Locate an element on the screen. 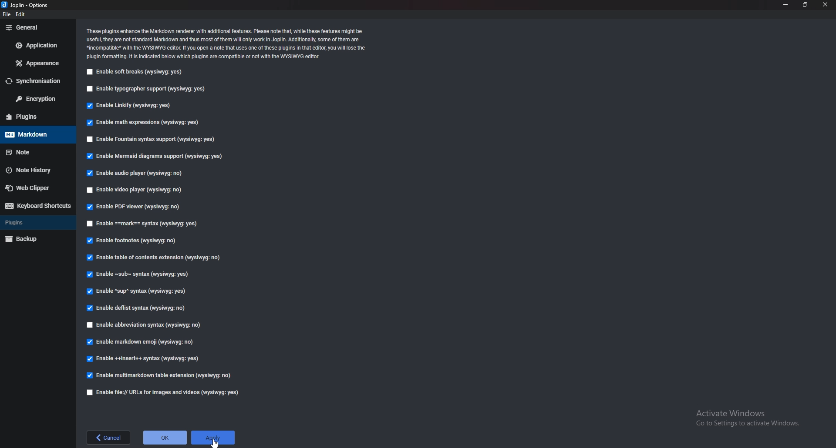 The image size is (836, 448). enable insert syntax (wysiqyg:yes) is located at coordinates (144, 359).